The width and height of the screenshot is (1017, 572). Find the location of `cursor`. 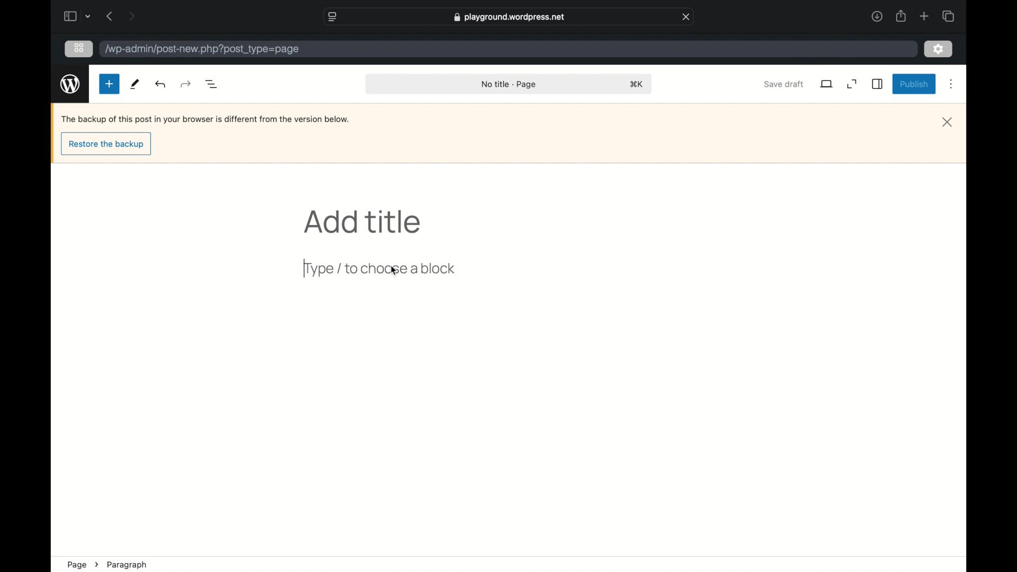

cursor is located at coordinates (394, 271).